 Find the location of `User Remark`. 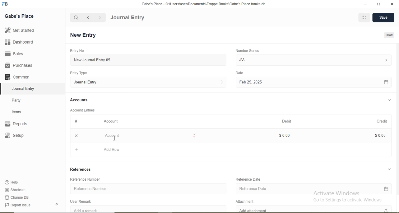

User Remark is located at coordinates (82, 201).